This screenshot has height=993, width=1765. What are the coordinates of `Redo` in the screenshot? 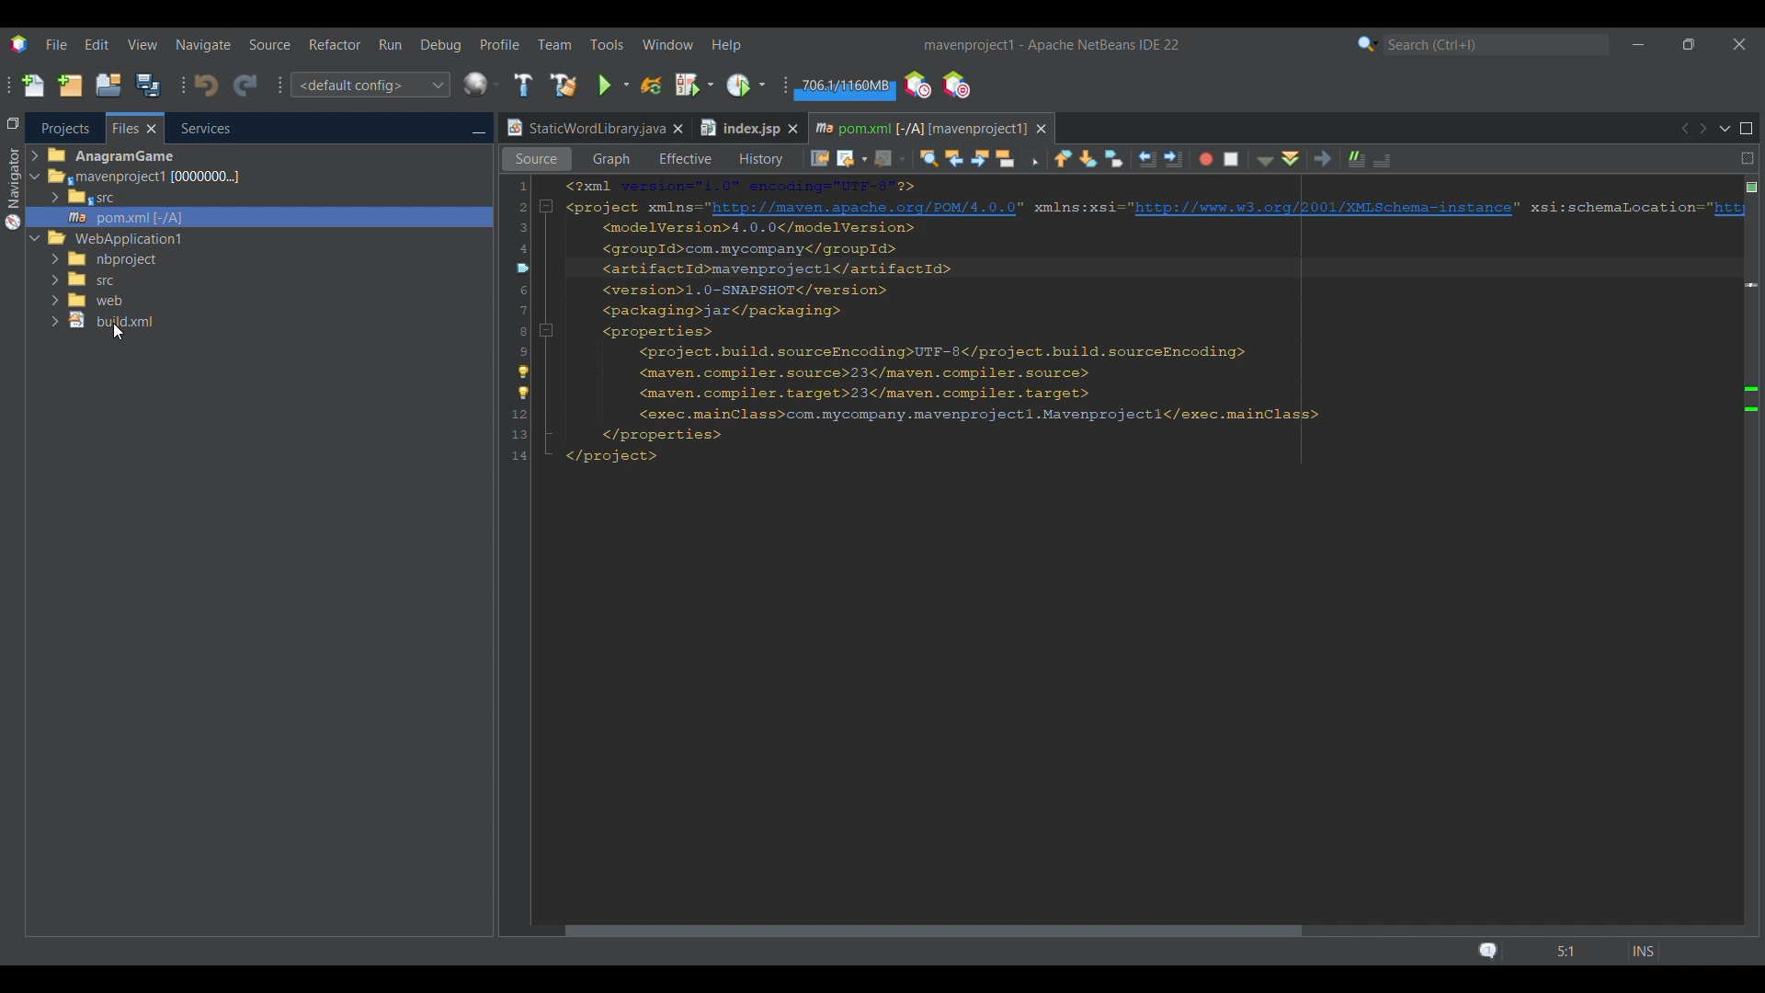 It's located at (245, 86).